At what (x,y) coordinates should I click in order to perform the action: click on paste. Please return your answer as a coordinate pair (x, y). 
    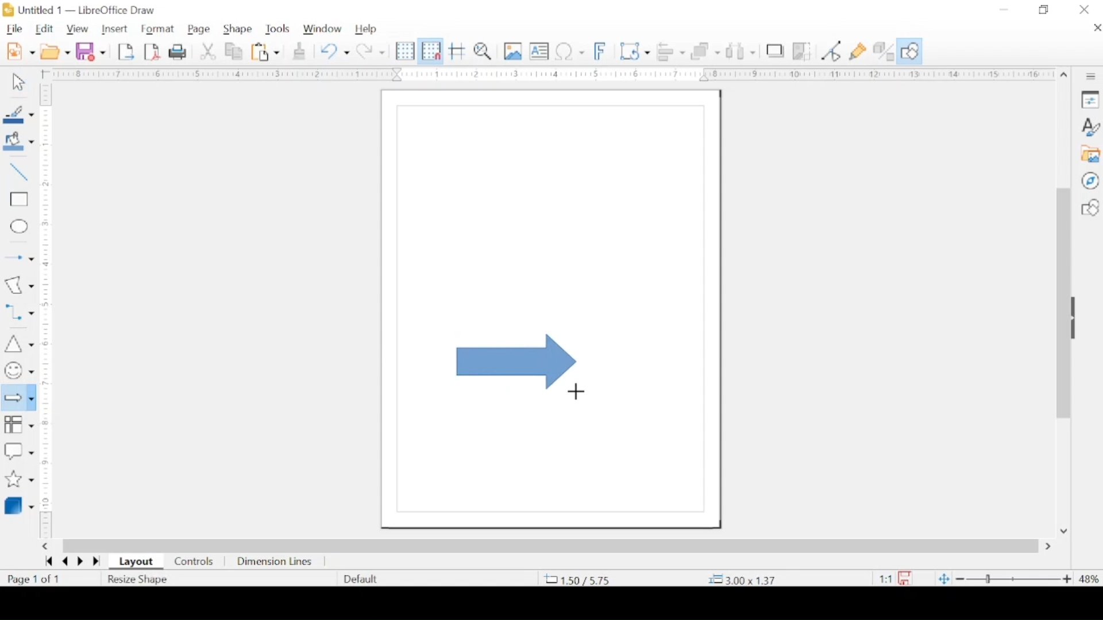
    Looking at the image, I should click on (265, 51).